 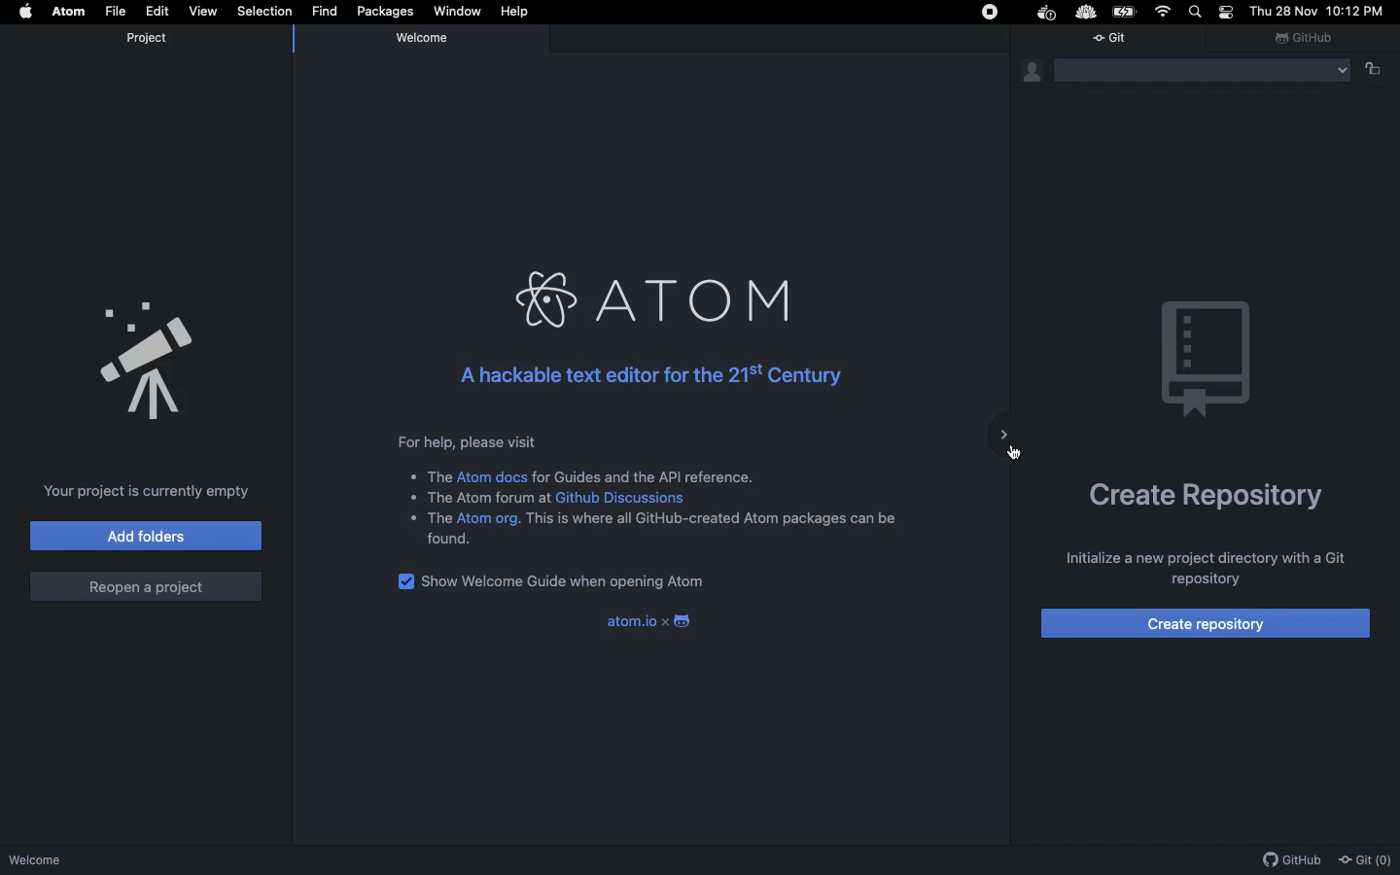 What do you see at coordinates (69, 12) in the screenshot?
I see `Atom` at bounding box center [69, 12].